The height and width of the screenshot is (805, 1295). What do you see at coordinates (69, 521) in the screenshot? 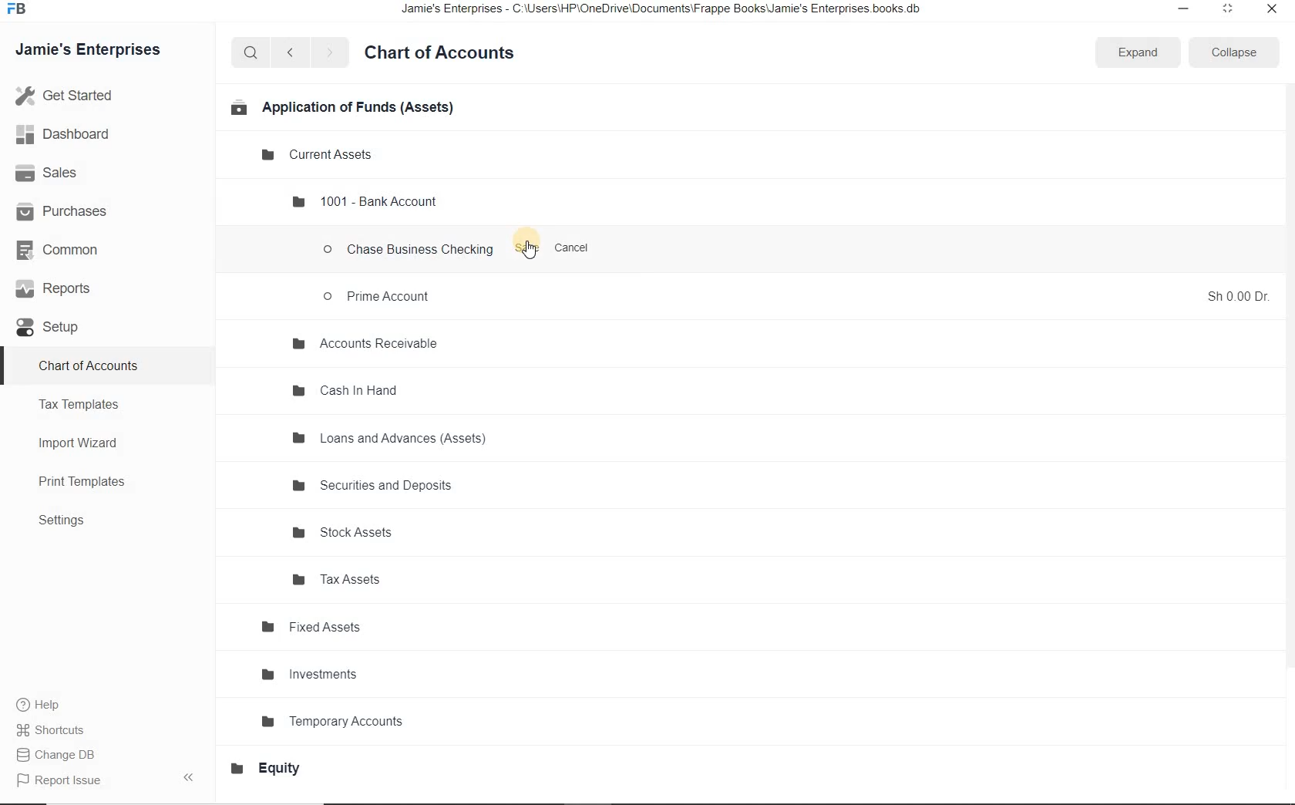
I see `Settings` at bounding box center [69, 521].